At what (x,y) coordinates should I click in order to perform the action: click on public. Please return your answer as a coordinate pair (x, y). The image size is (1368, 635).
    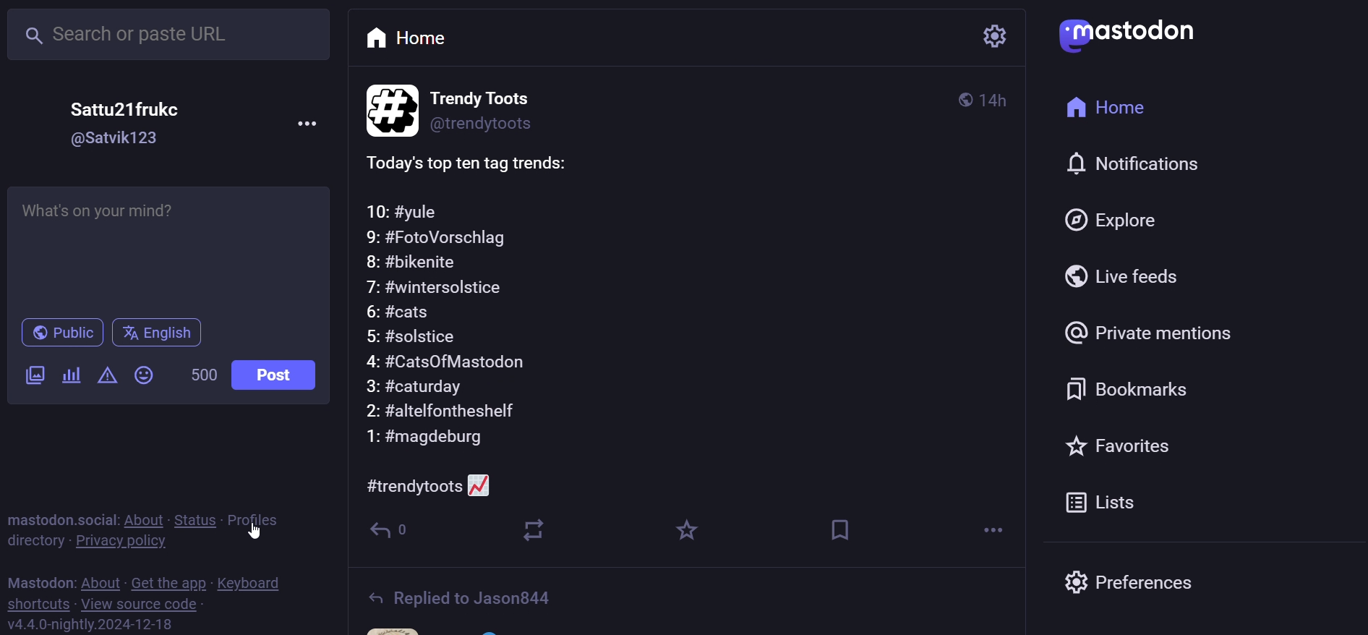
    Looking at the image, I should click on (957, 100).